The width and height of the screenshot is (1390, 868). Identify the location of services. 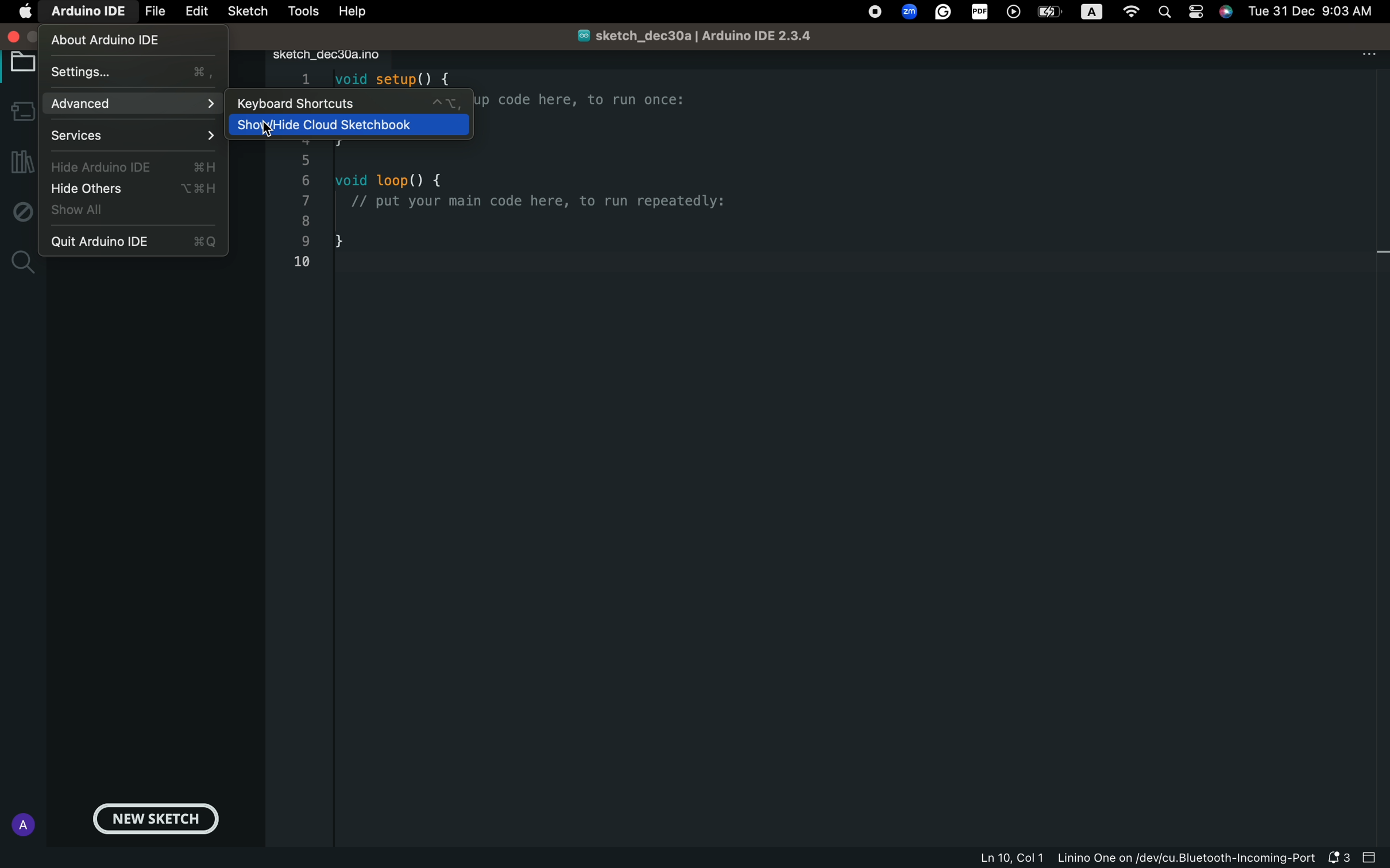
(135, 134).